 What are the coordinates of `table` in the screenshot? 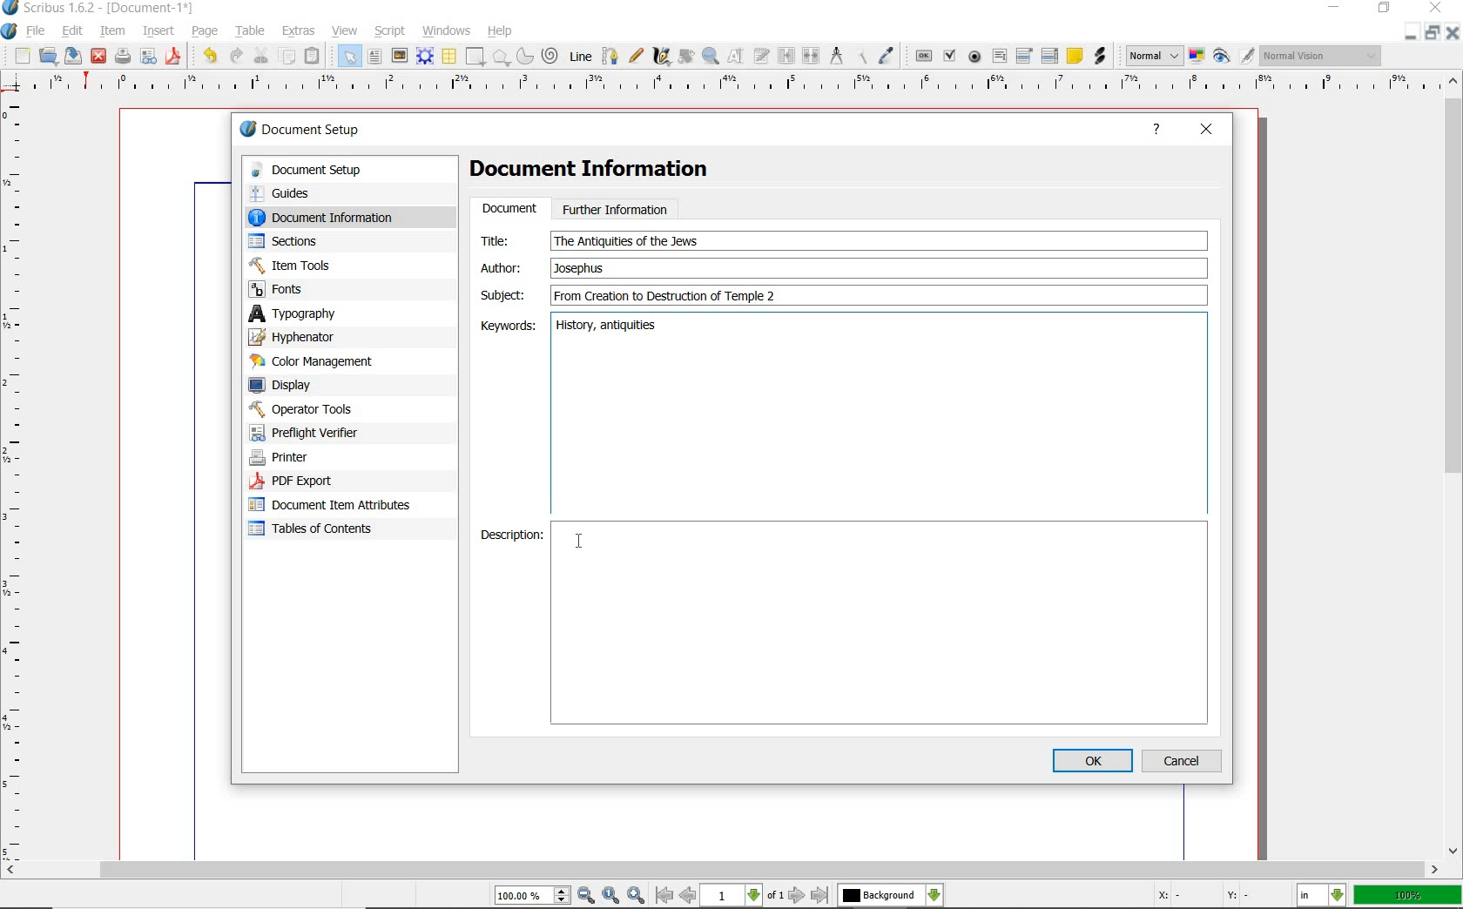 It's located at (448, 56).